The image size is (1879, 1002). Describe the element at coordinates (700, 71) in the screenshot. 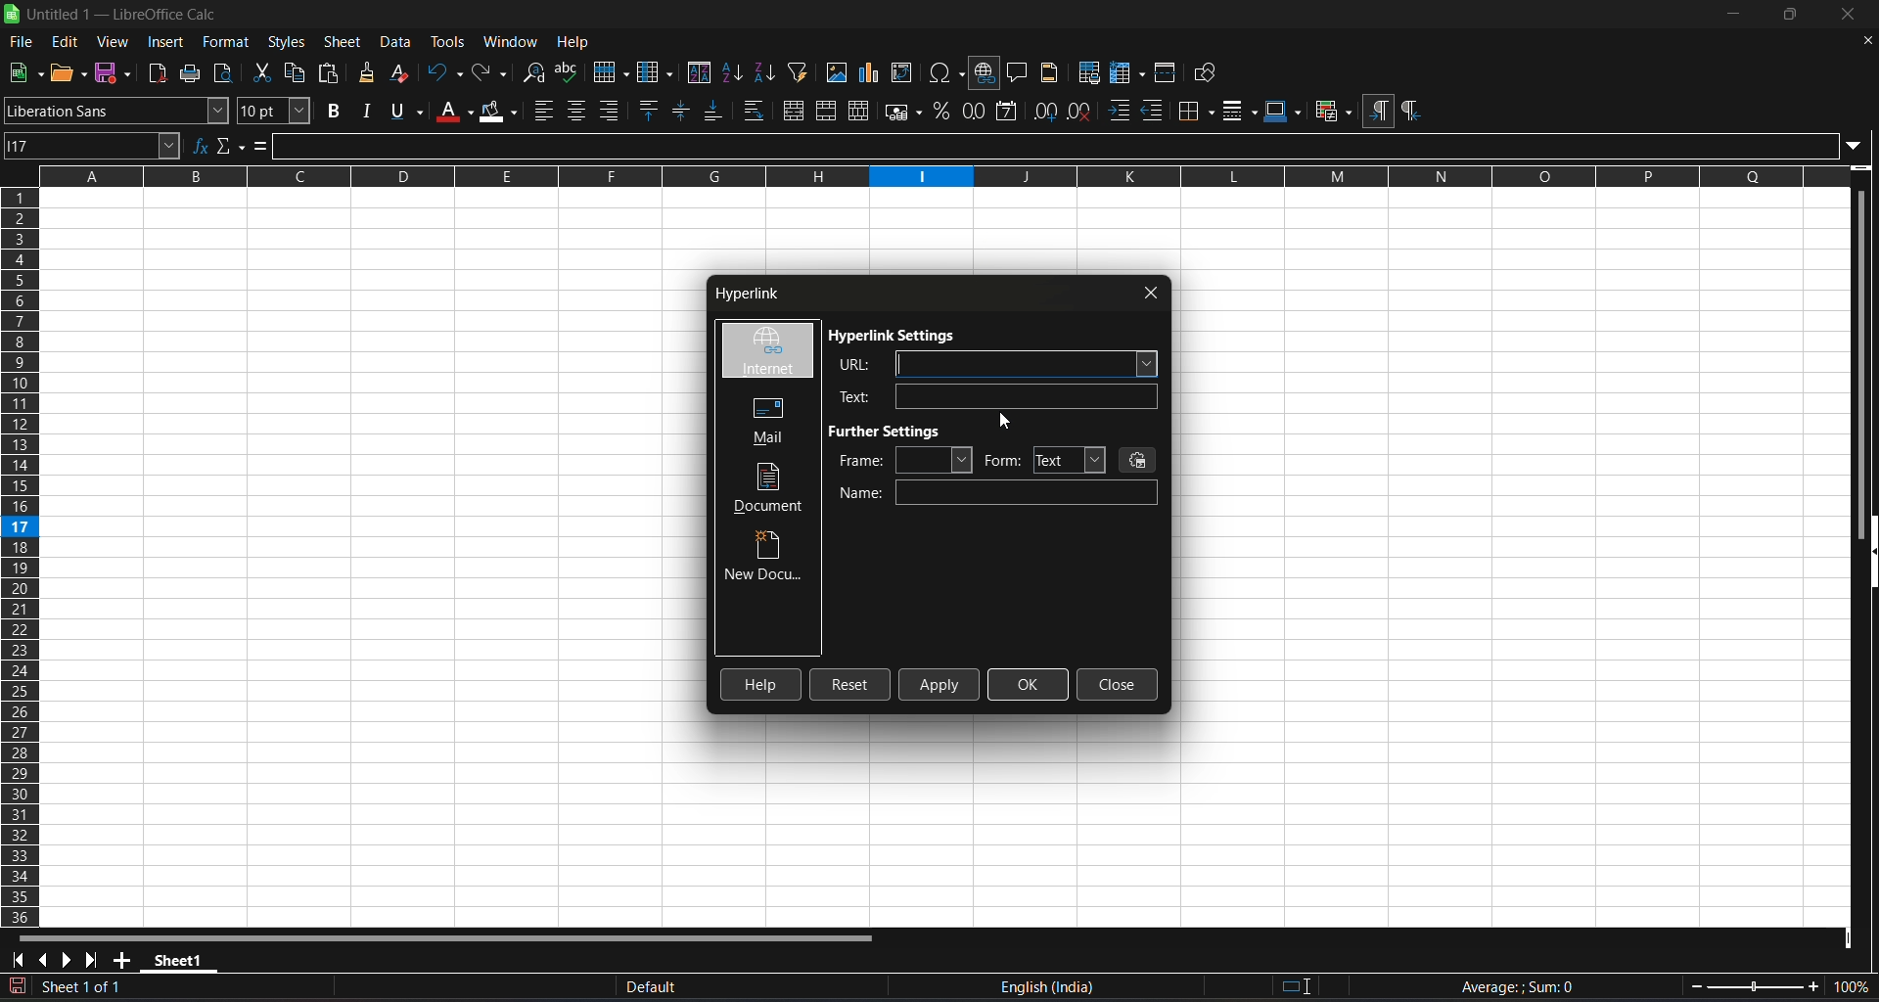

I see `sort` at that location.